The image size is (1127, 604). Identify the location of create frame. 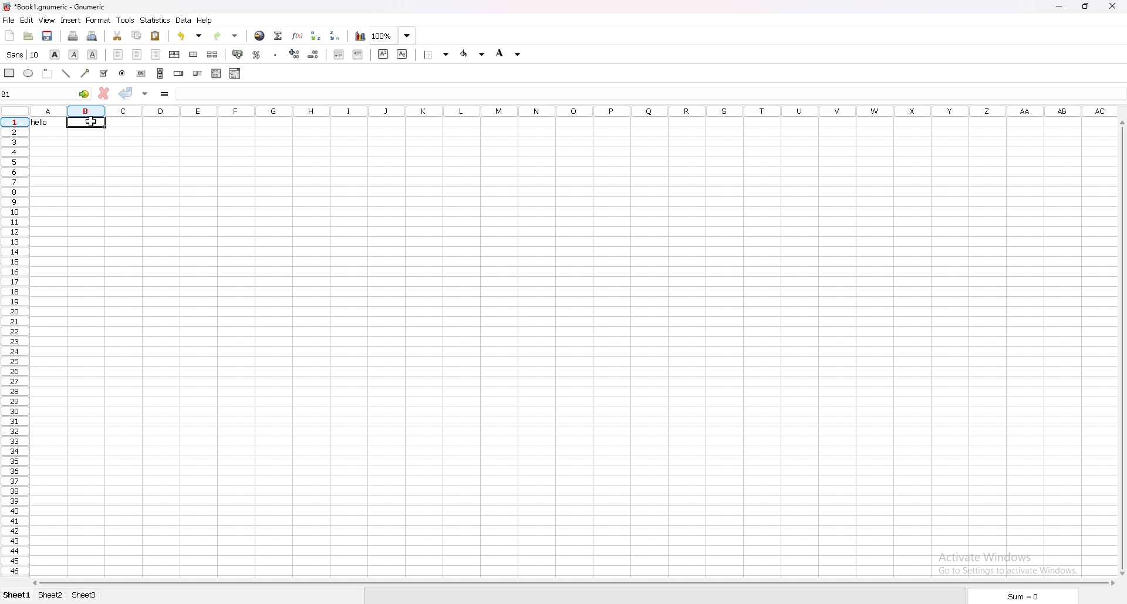
(49, 73).